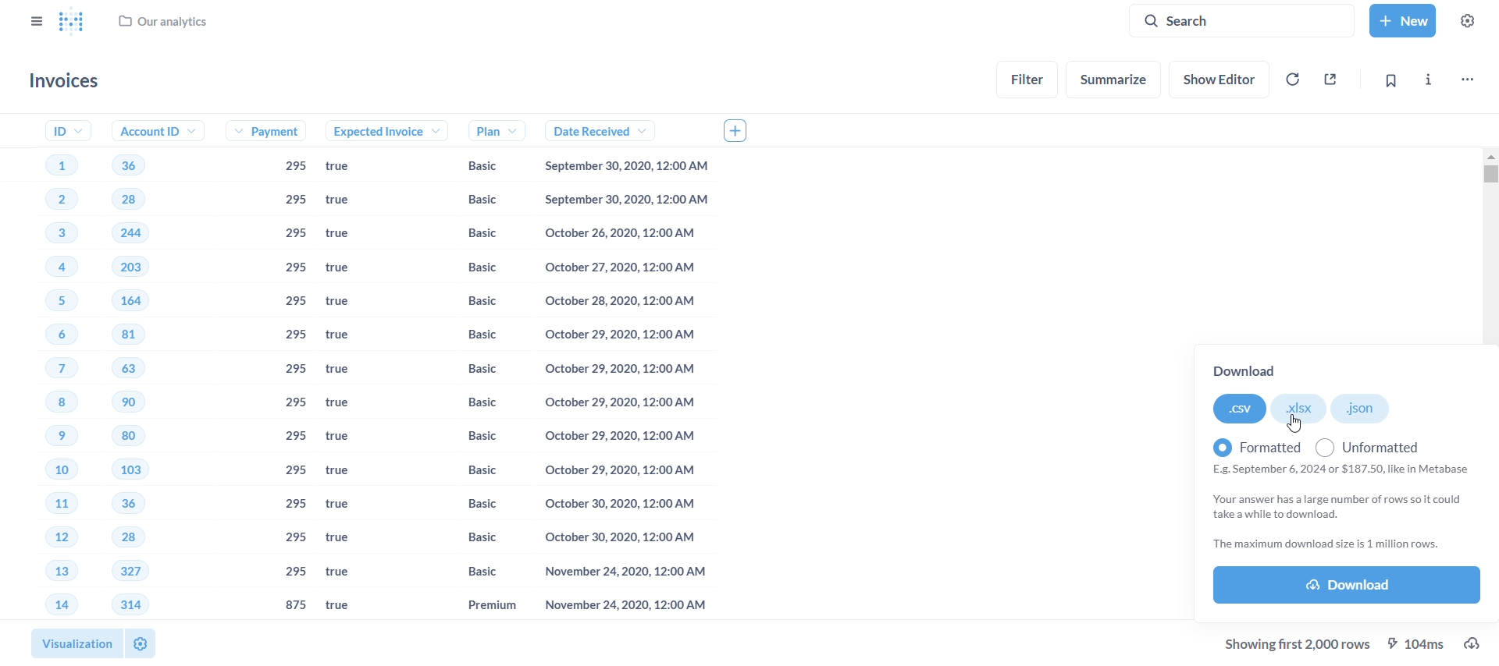 This screenshot has width=1499, height=666. I want to click on Basic, so click(475, 505).